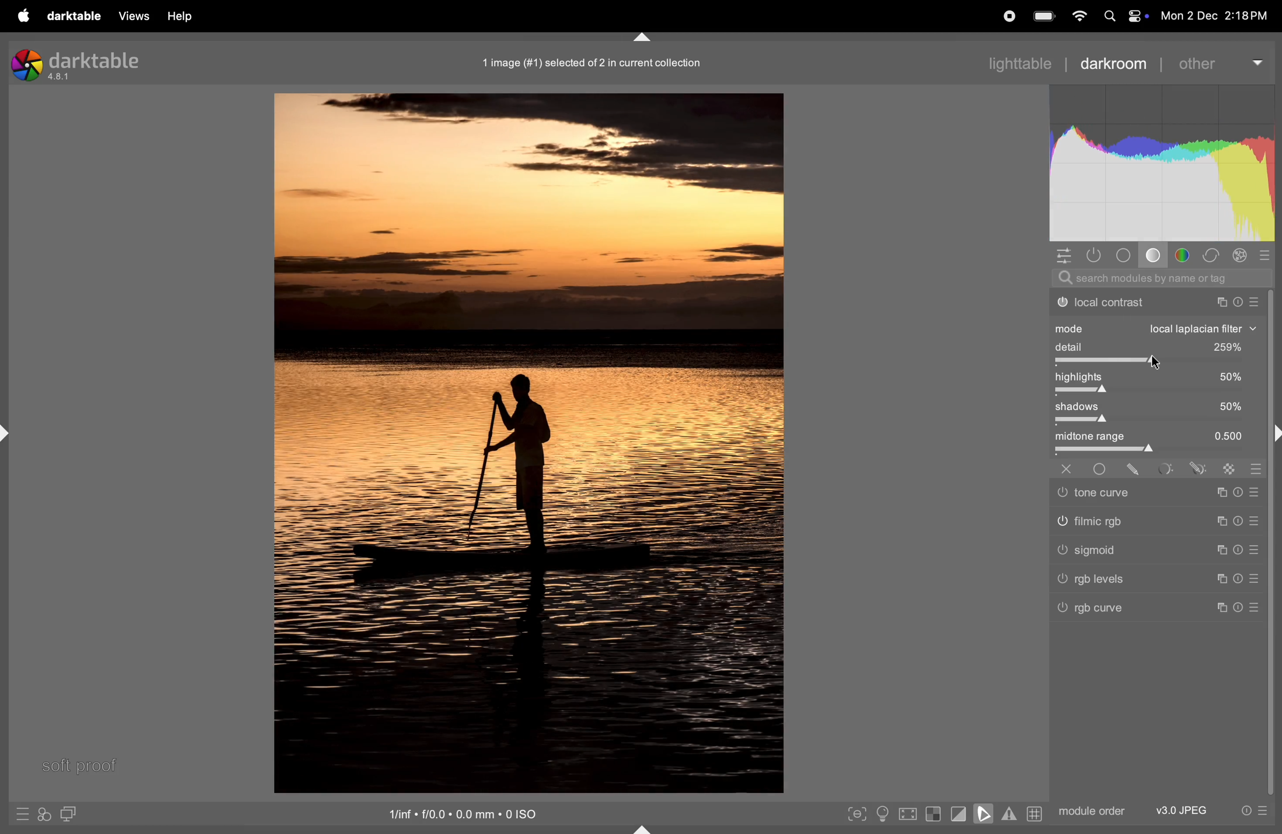  Describe the element at coordinates (1124, 16) in the screenshot. I see `apple widgets` at that location.